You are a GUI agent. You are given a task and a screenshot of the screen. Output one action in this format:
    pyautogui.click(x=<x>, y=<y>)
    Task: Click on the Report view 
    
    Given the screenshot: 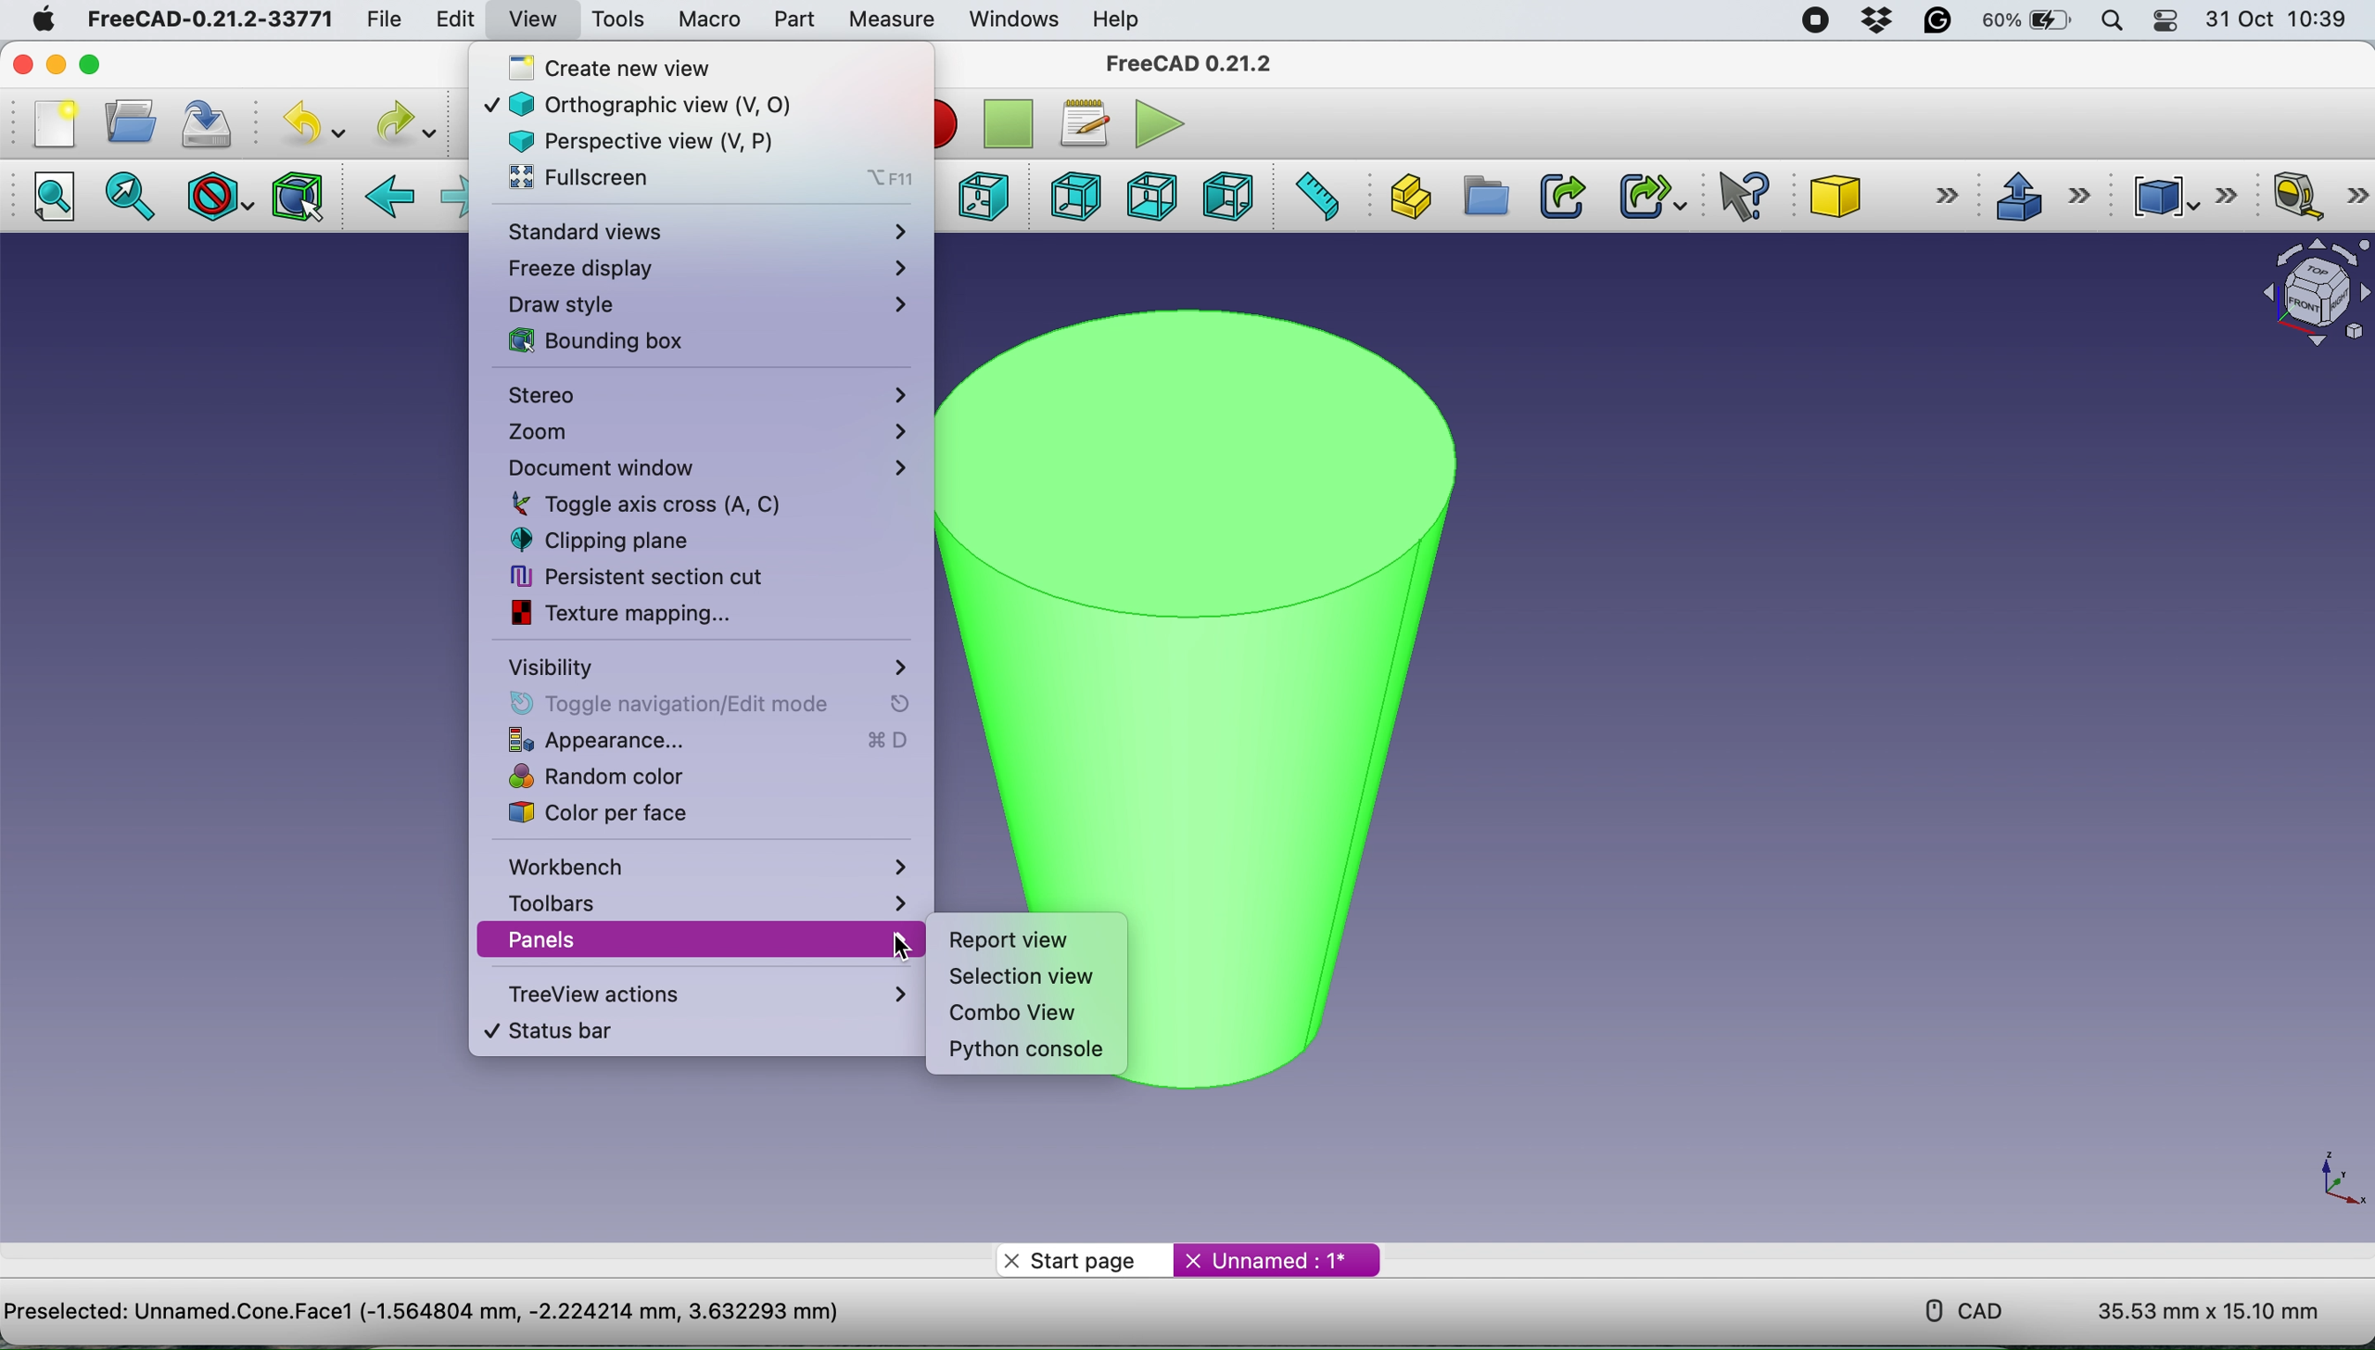 What is the action you would take?
    pyautogui.click(x=1011, y=941)
    